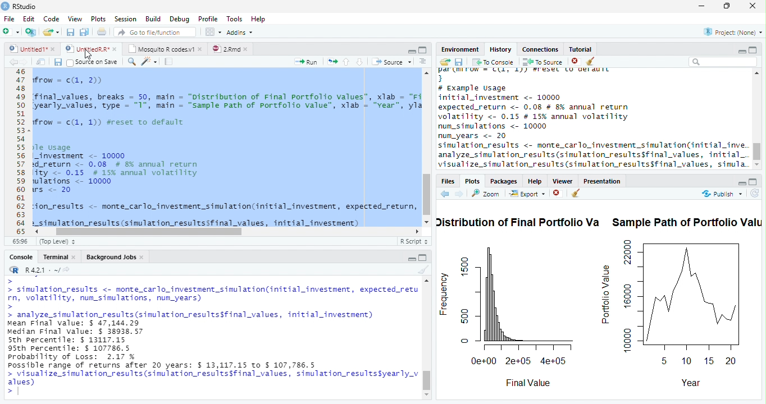  I want to click on Hide, so click(741, 182).